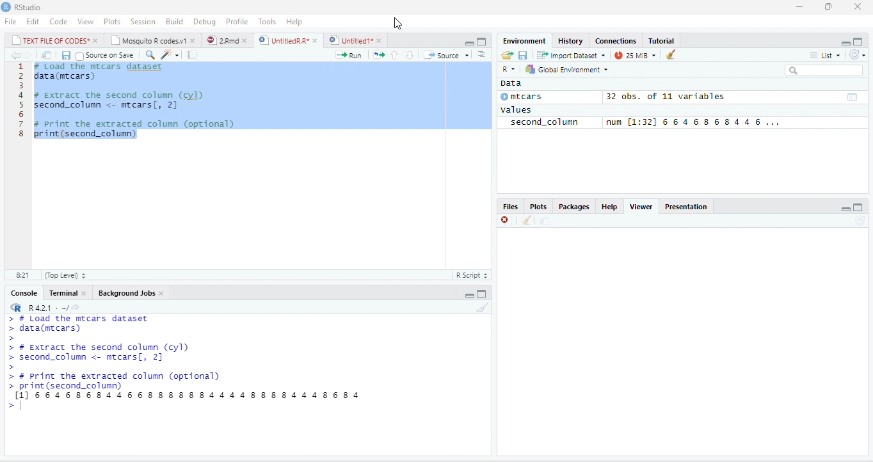 The image size is (873, 462). What do you see at coordinates (20, 104) in the screenshot?
I see `5` at bounding box center [20, 104].